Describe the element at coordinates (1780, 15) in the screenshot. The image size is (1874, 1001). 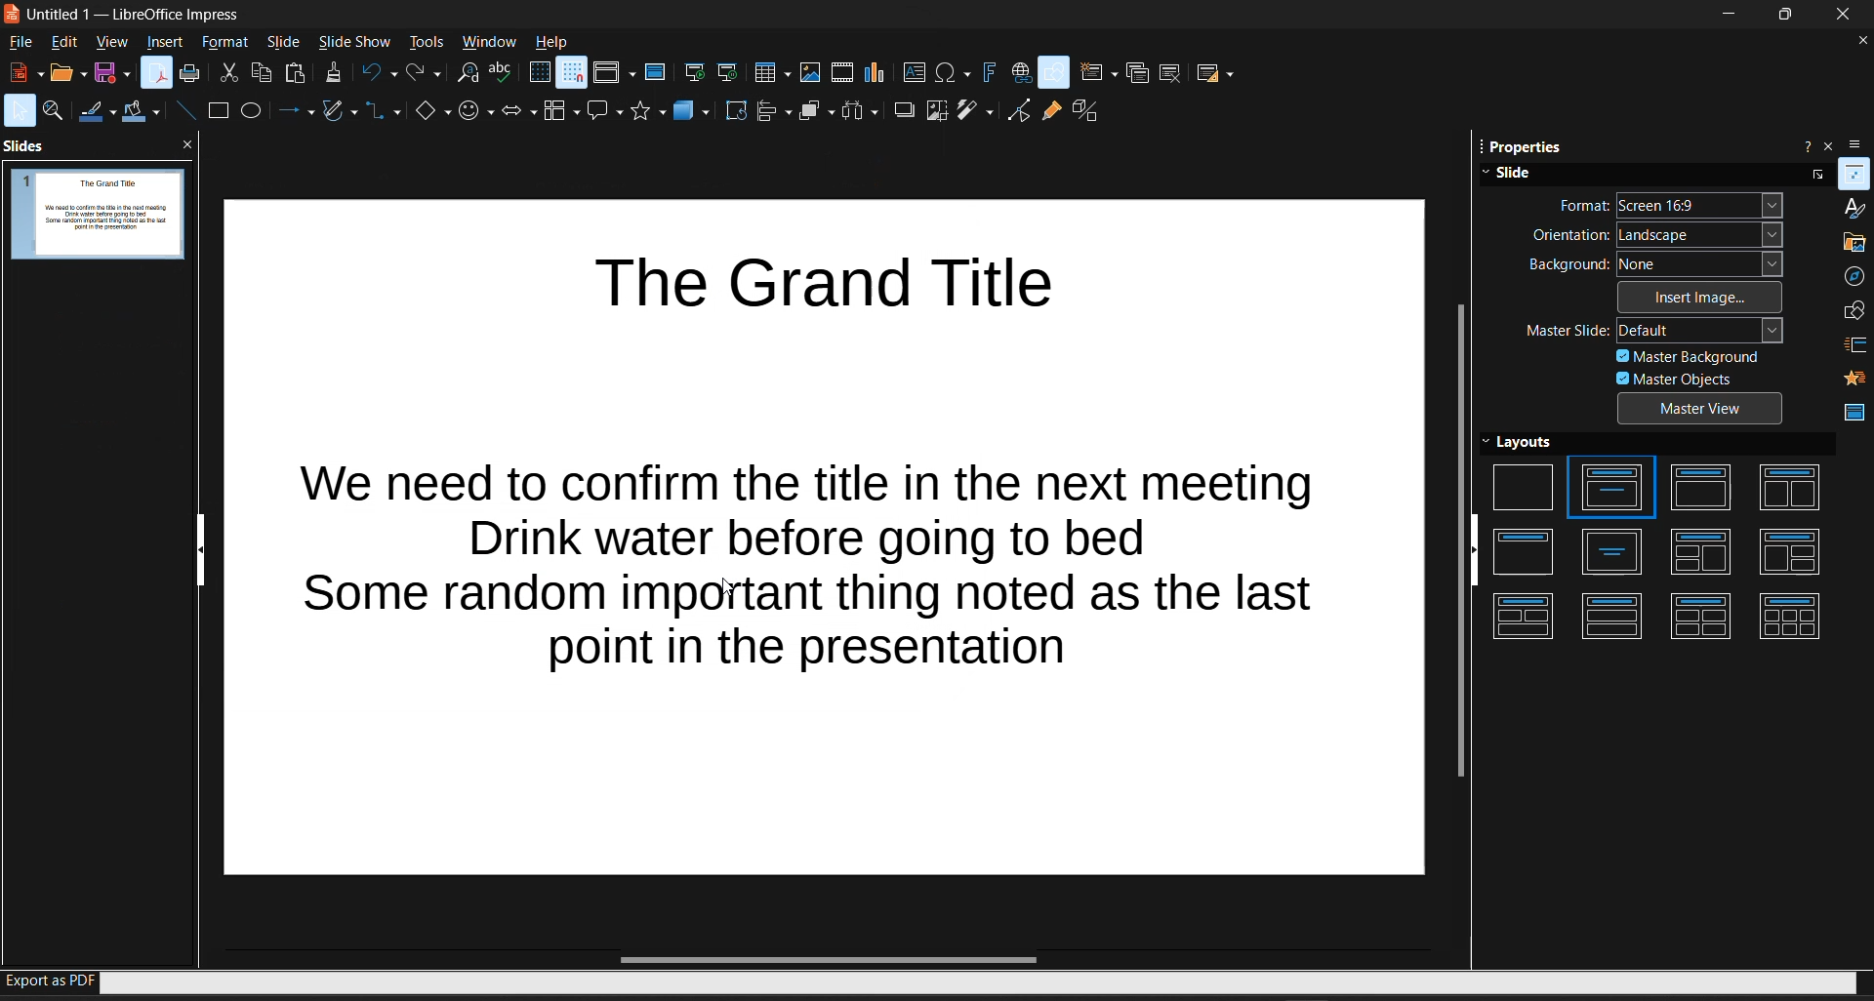
I see `maximize` at that location.